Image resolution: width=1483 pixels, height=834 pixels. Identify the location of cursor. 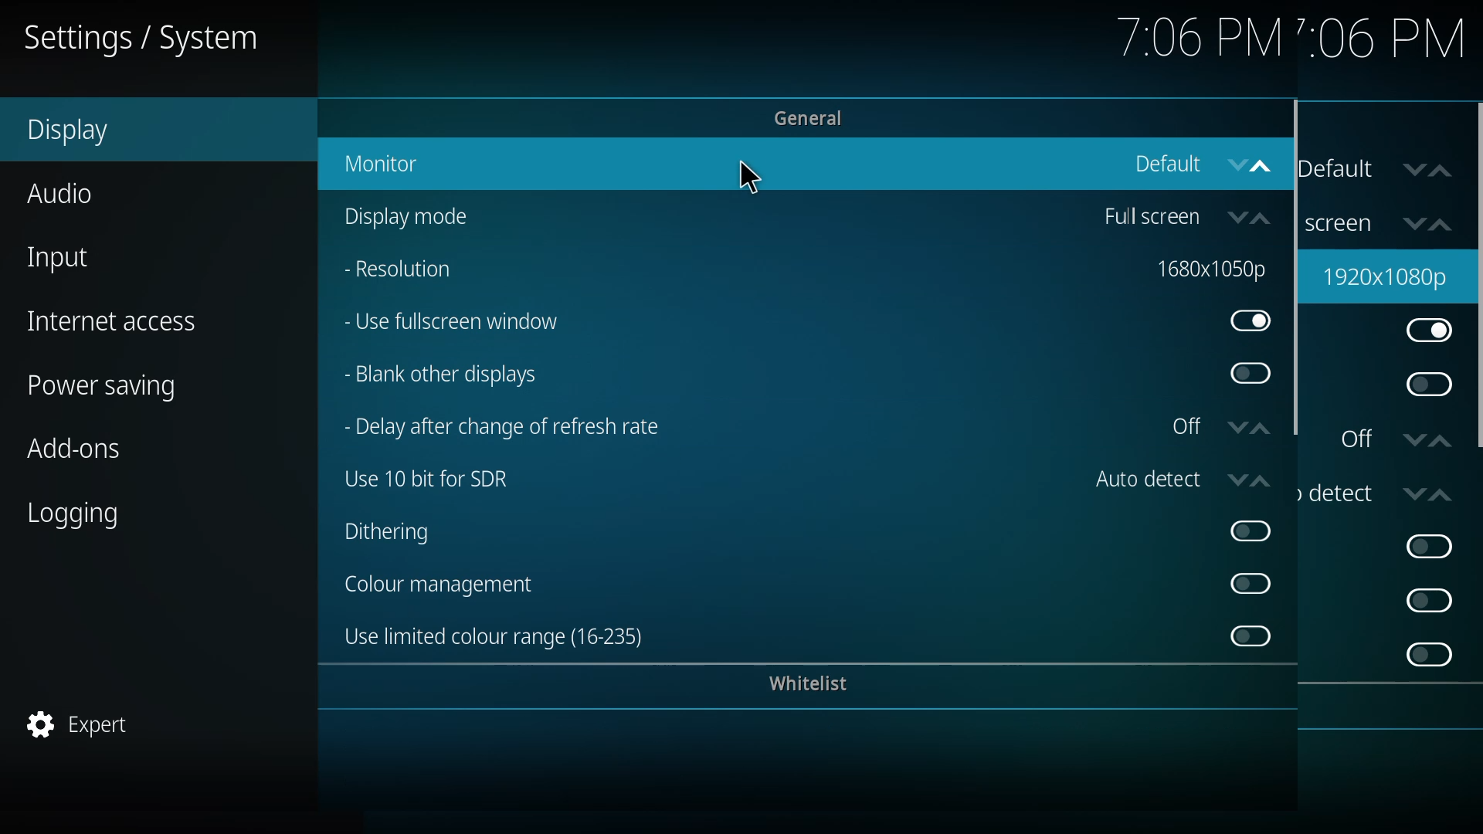
(742, 179).